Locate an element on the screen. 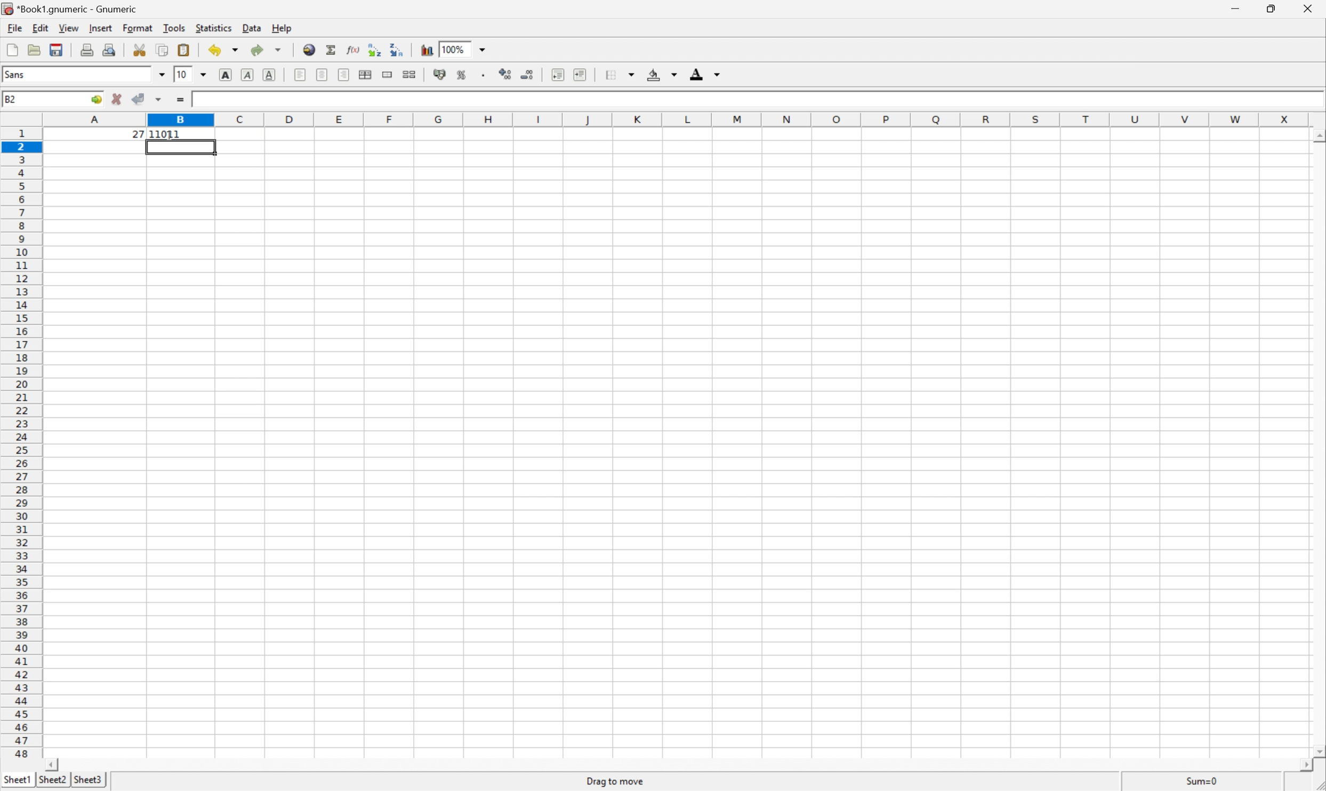 The width and height of the screenshot is (1326, 791). Statistics is located at coordinates (214, 28).